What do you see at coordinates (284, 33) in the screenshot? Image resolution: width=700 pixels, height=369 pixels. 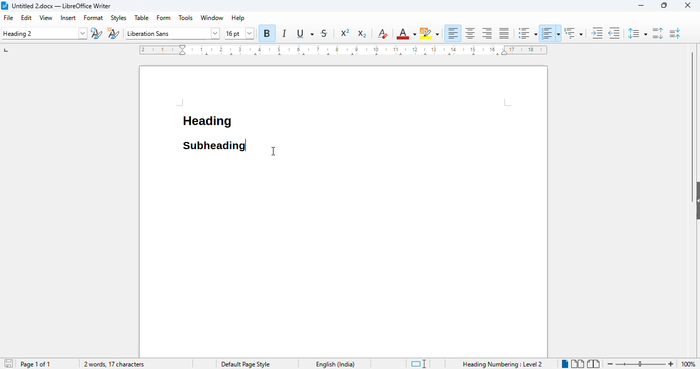 I see `italic` at bounding box center [284, 33].